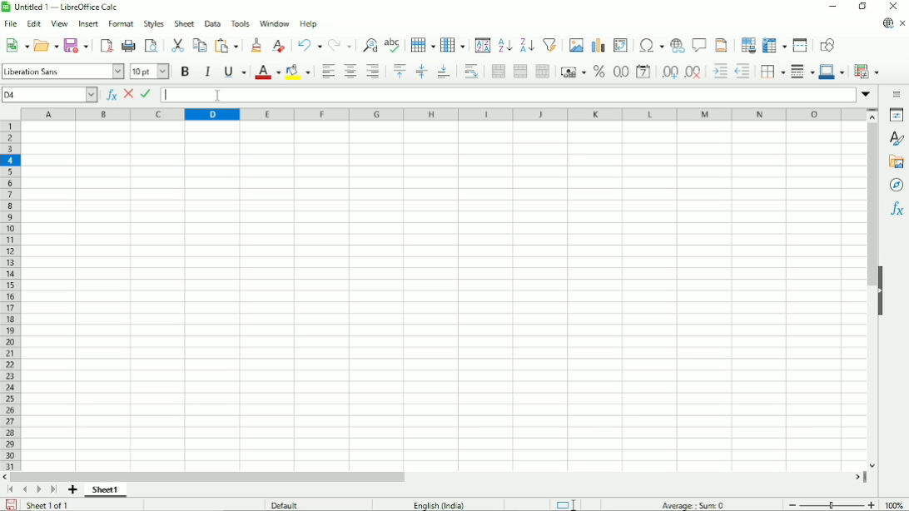 The image size is (909, 511). I want to click on 100%, so click(894, 505).